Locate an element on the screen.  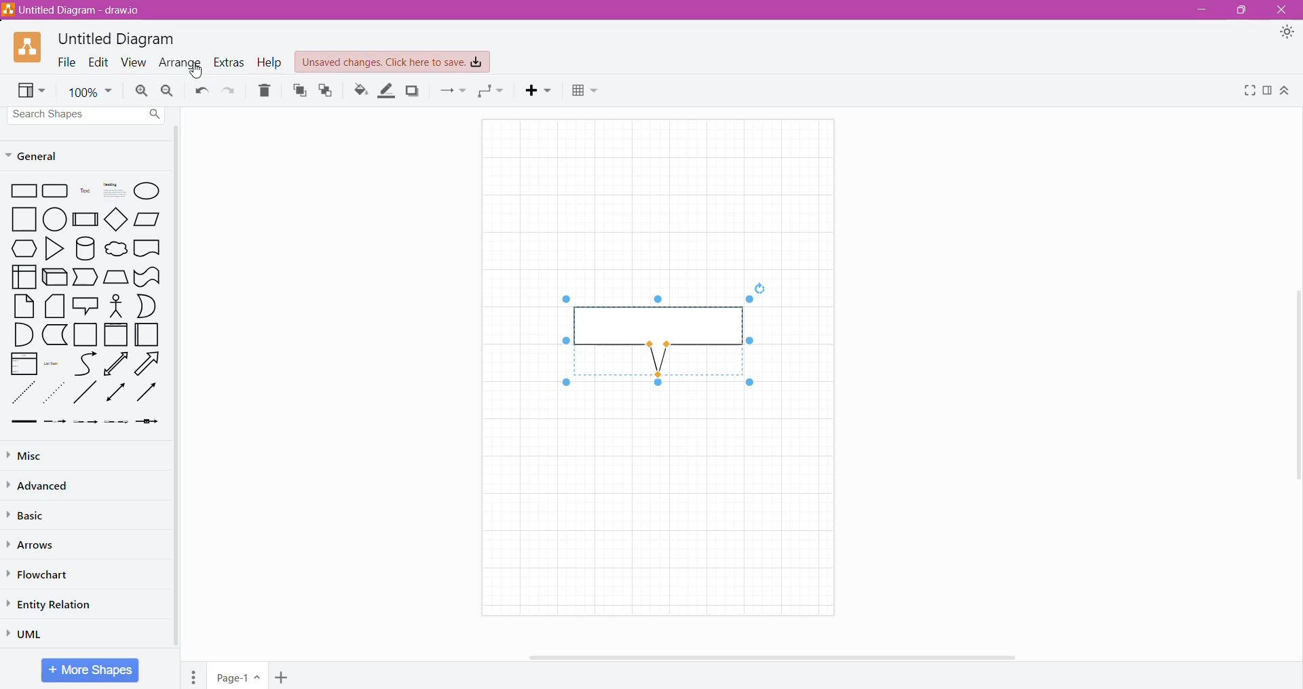
Page Name is located at coordinates (239, 675).